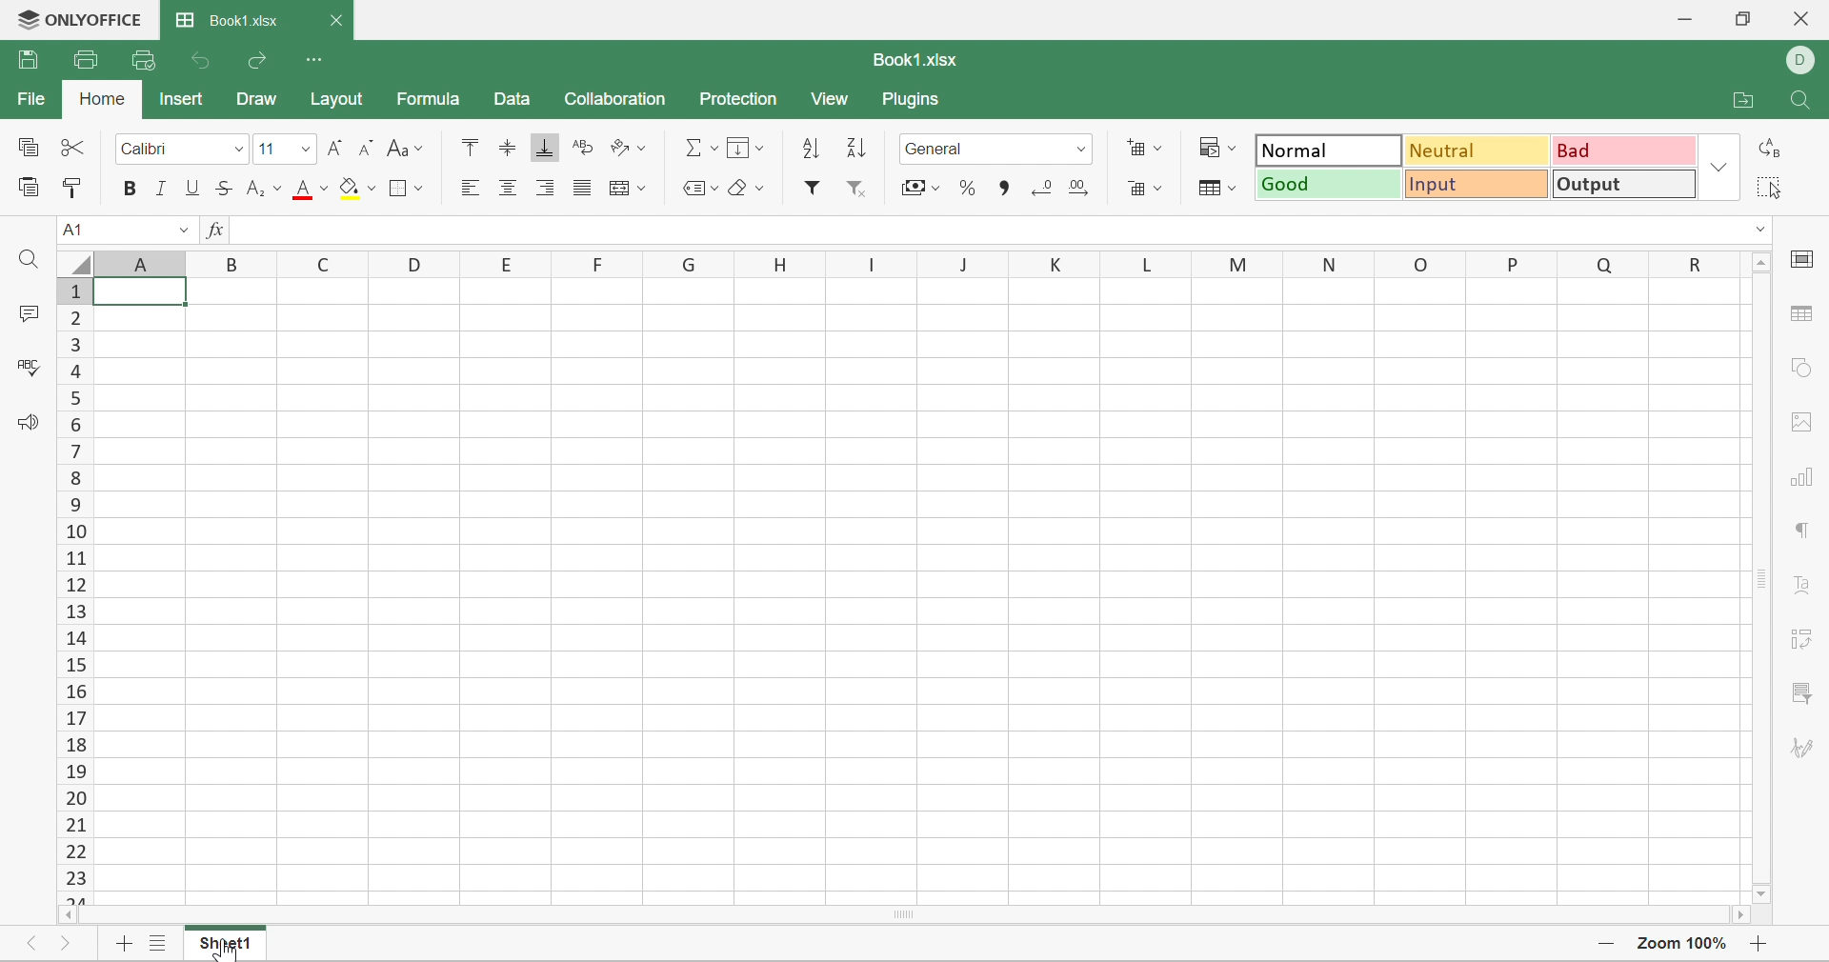 Image resolution: width=1829 pixels, height=962 pixels. What do you see at coordinates (29, 58) in the screenshot?
I see `Save` at bounding box center [29, 58].